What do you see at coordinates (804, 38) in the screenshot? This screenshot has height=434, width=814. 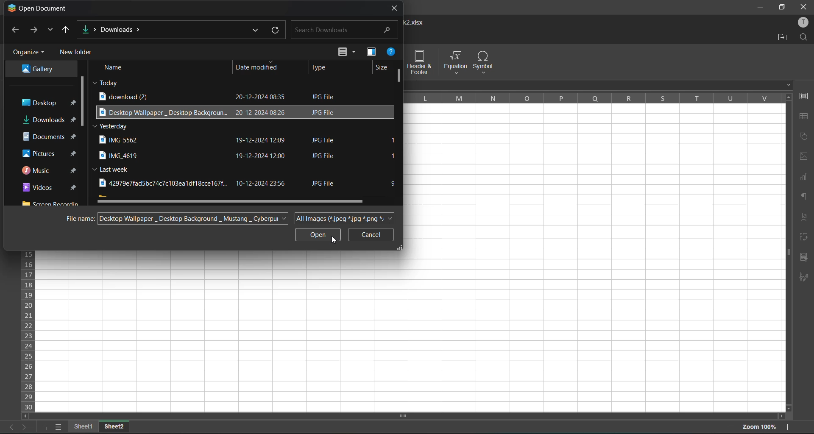 I see `find` at bounding box center [804, 38].